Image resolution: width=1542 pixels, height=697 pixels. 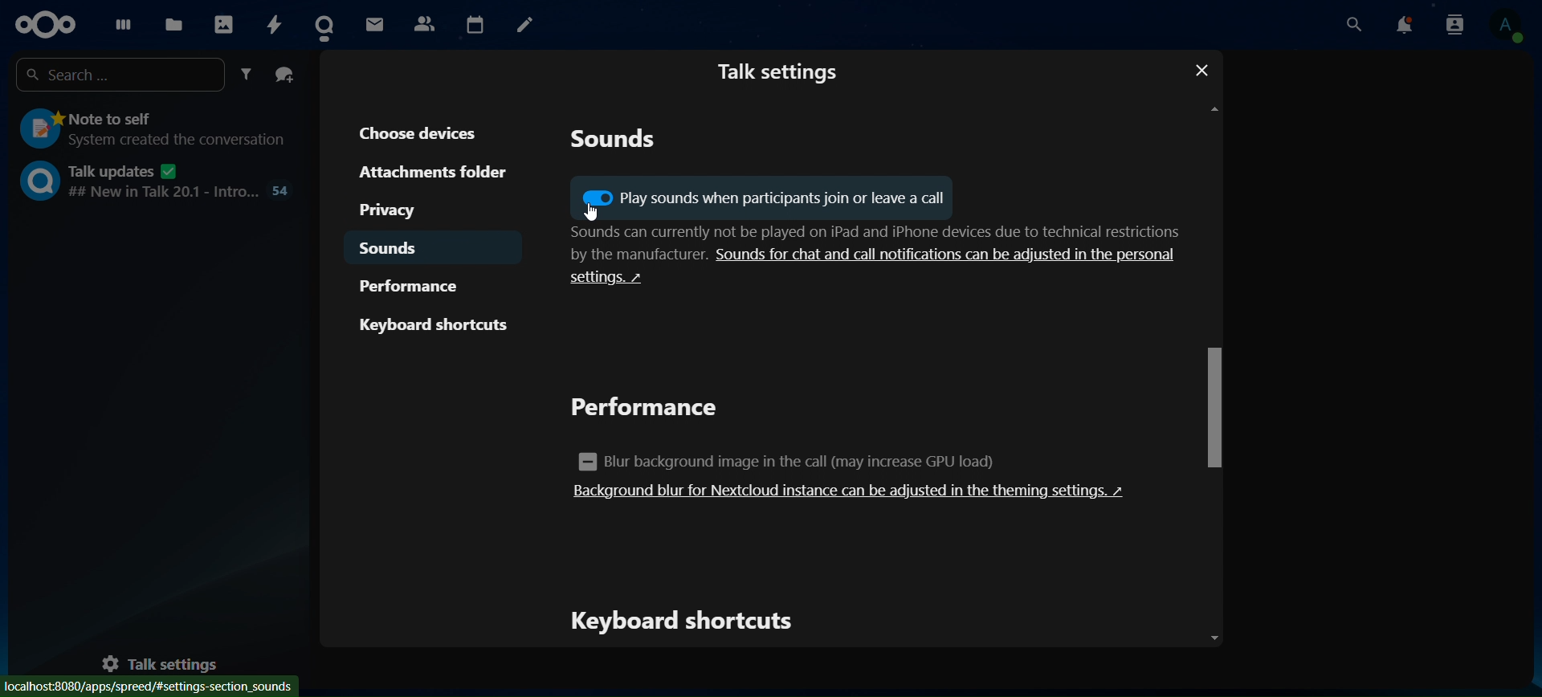 I want to click on view profile, so click(x=1504, y=27).